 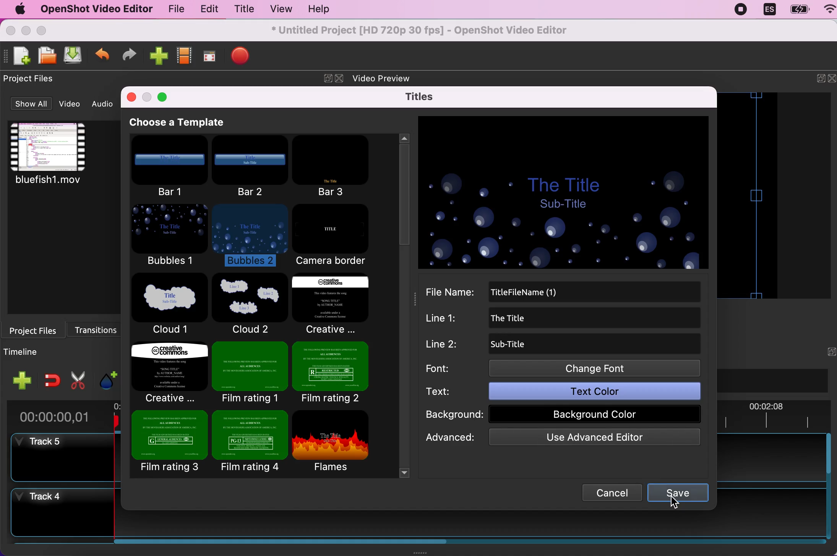 What do you see at coordinates (30, 105) in the screenshot?
I see `show all` at bounding box center [30, 105].